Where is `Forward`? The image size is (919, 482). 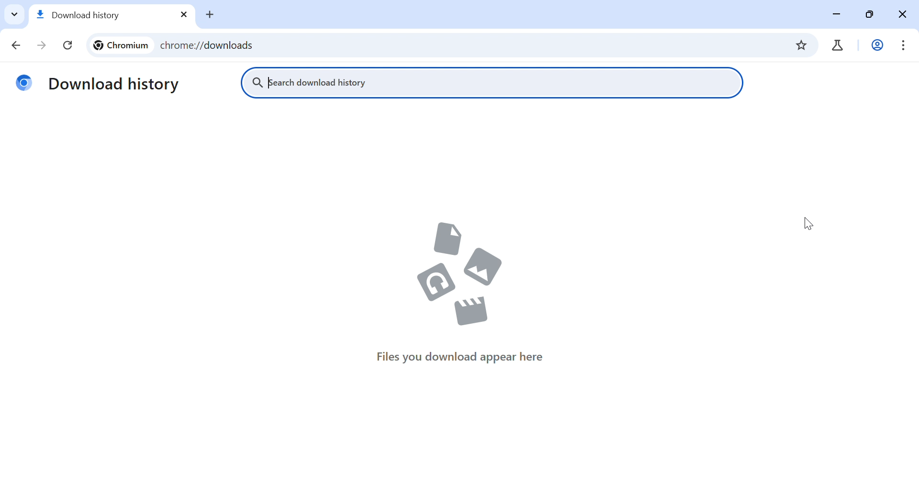 Forward is located at coordinates (41, 46).